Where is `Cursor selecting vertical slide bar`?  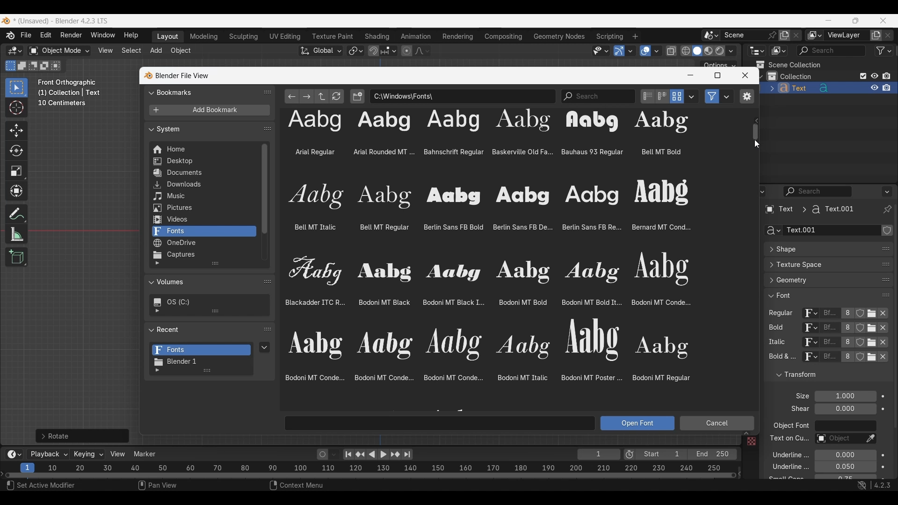 Cursor selecting vertical slide bar is located at coordinates (757, 132).